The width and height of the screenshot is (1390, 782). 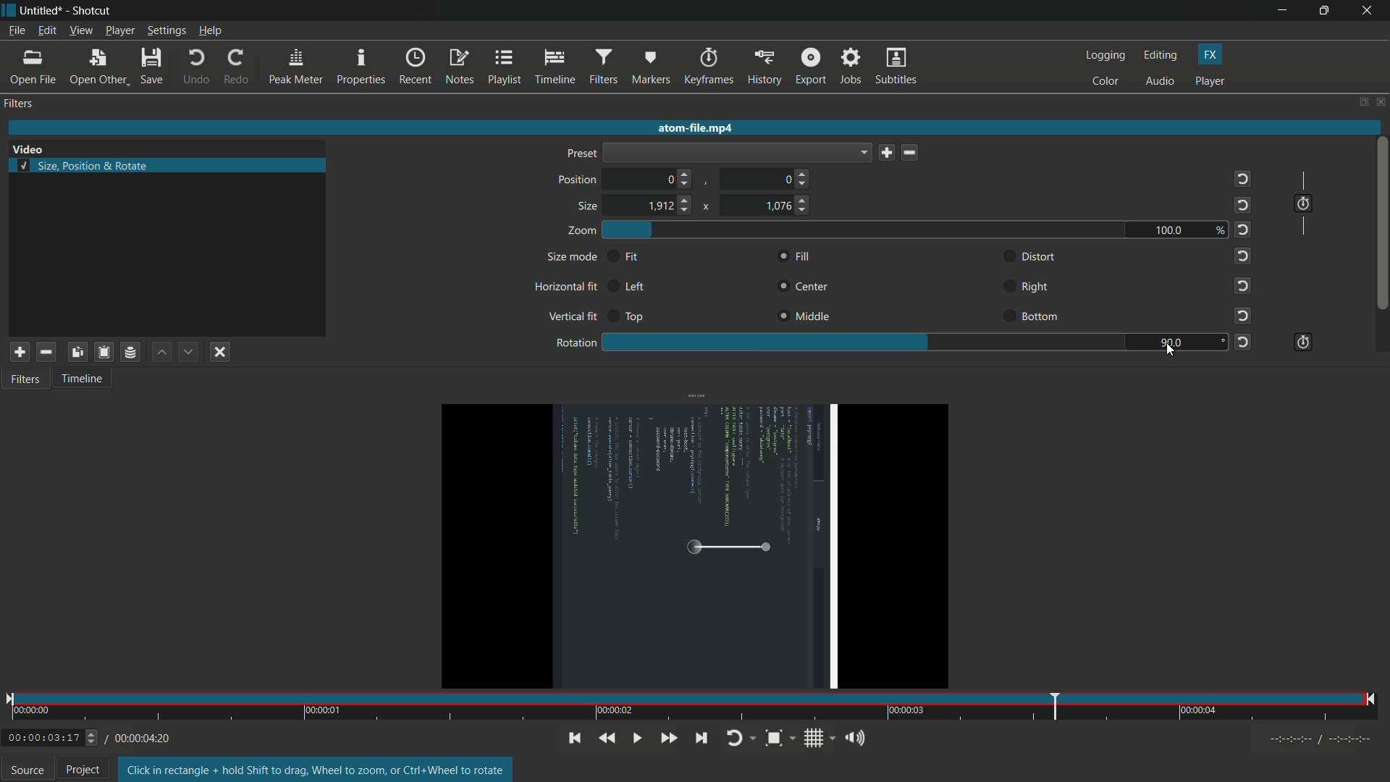 I want to click on video rotated by 90 degree, so click(x=697, y=547).